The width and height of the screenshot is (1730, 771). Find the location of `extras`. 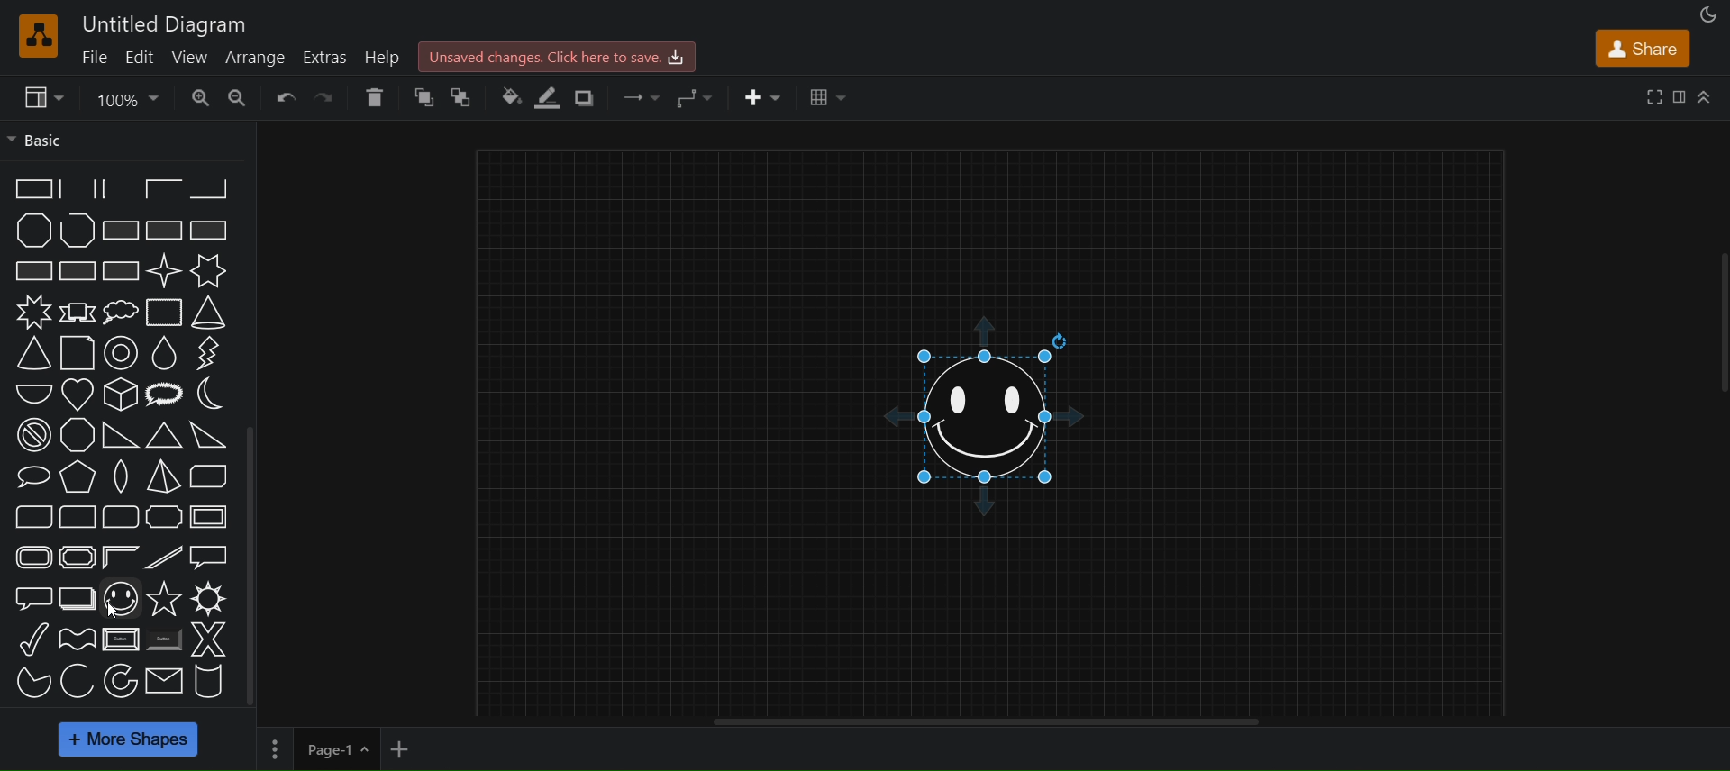

extras is located at coordinates (326, 56).